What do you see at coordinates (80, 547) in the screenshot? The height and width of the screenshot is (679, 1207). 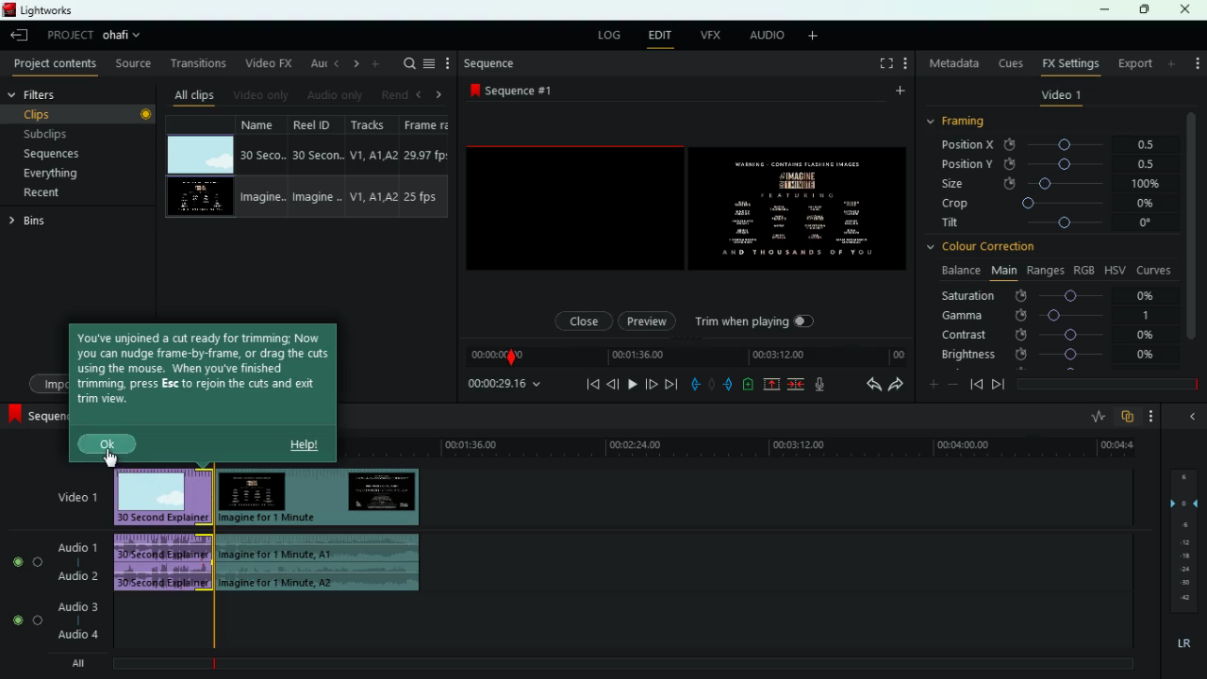 I see `audio 1` at bounding box center [80, 547].